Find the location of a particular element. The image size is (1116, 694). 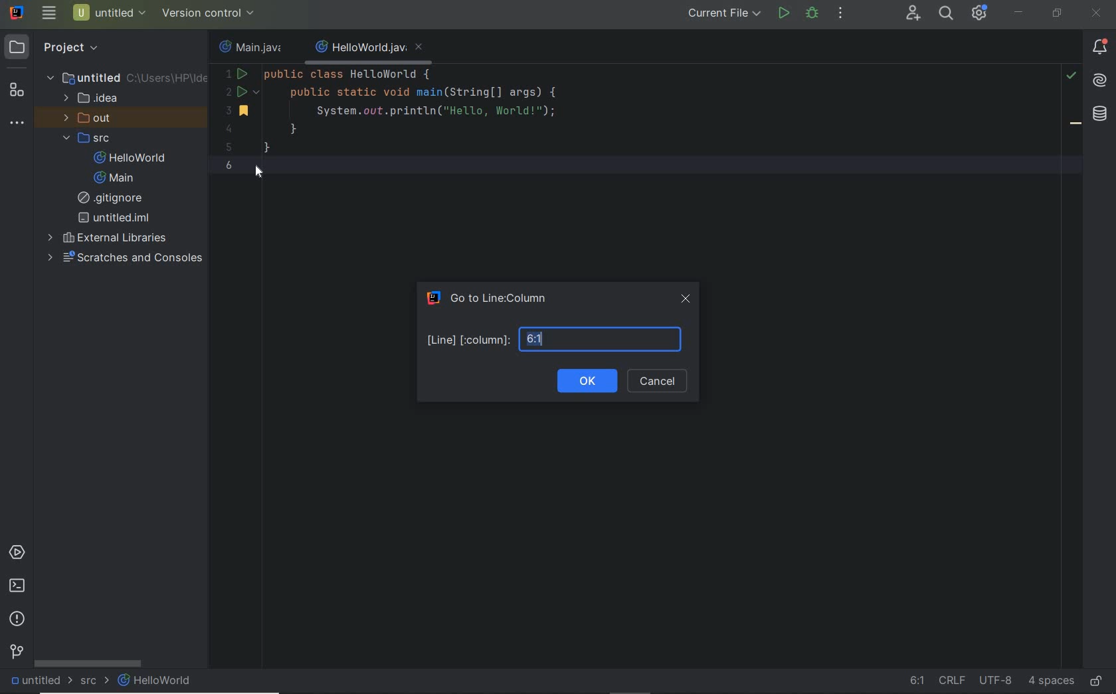

external Libraries is located at coordinates (107, 237).